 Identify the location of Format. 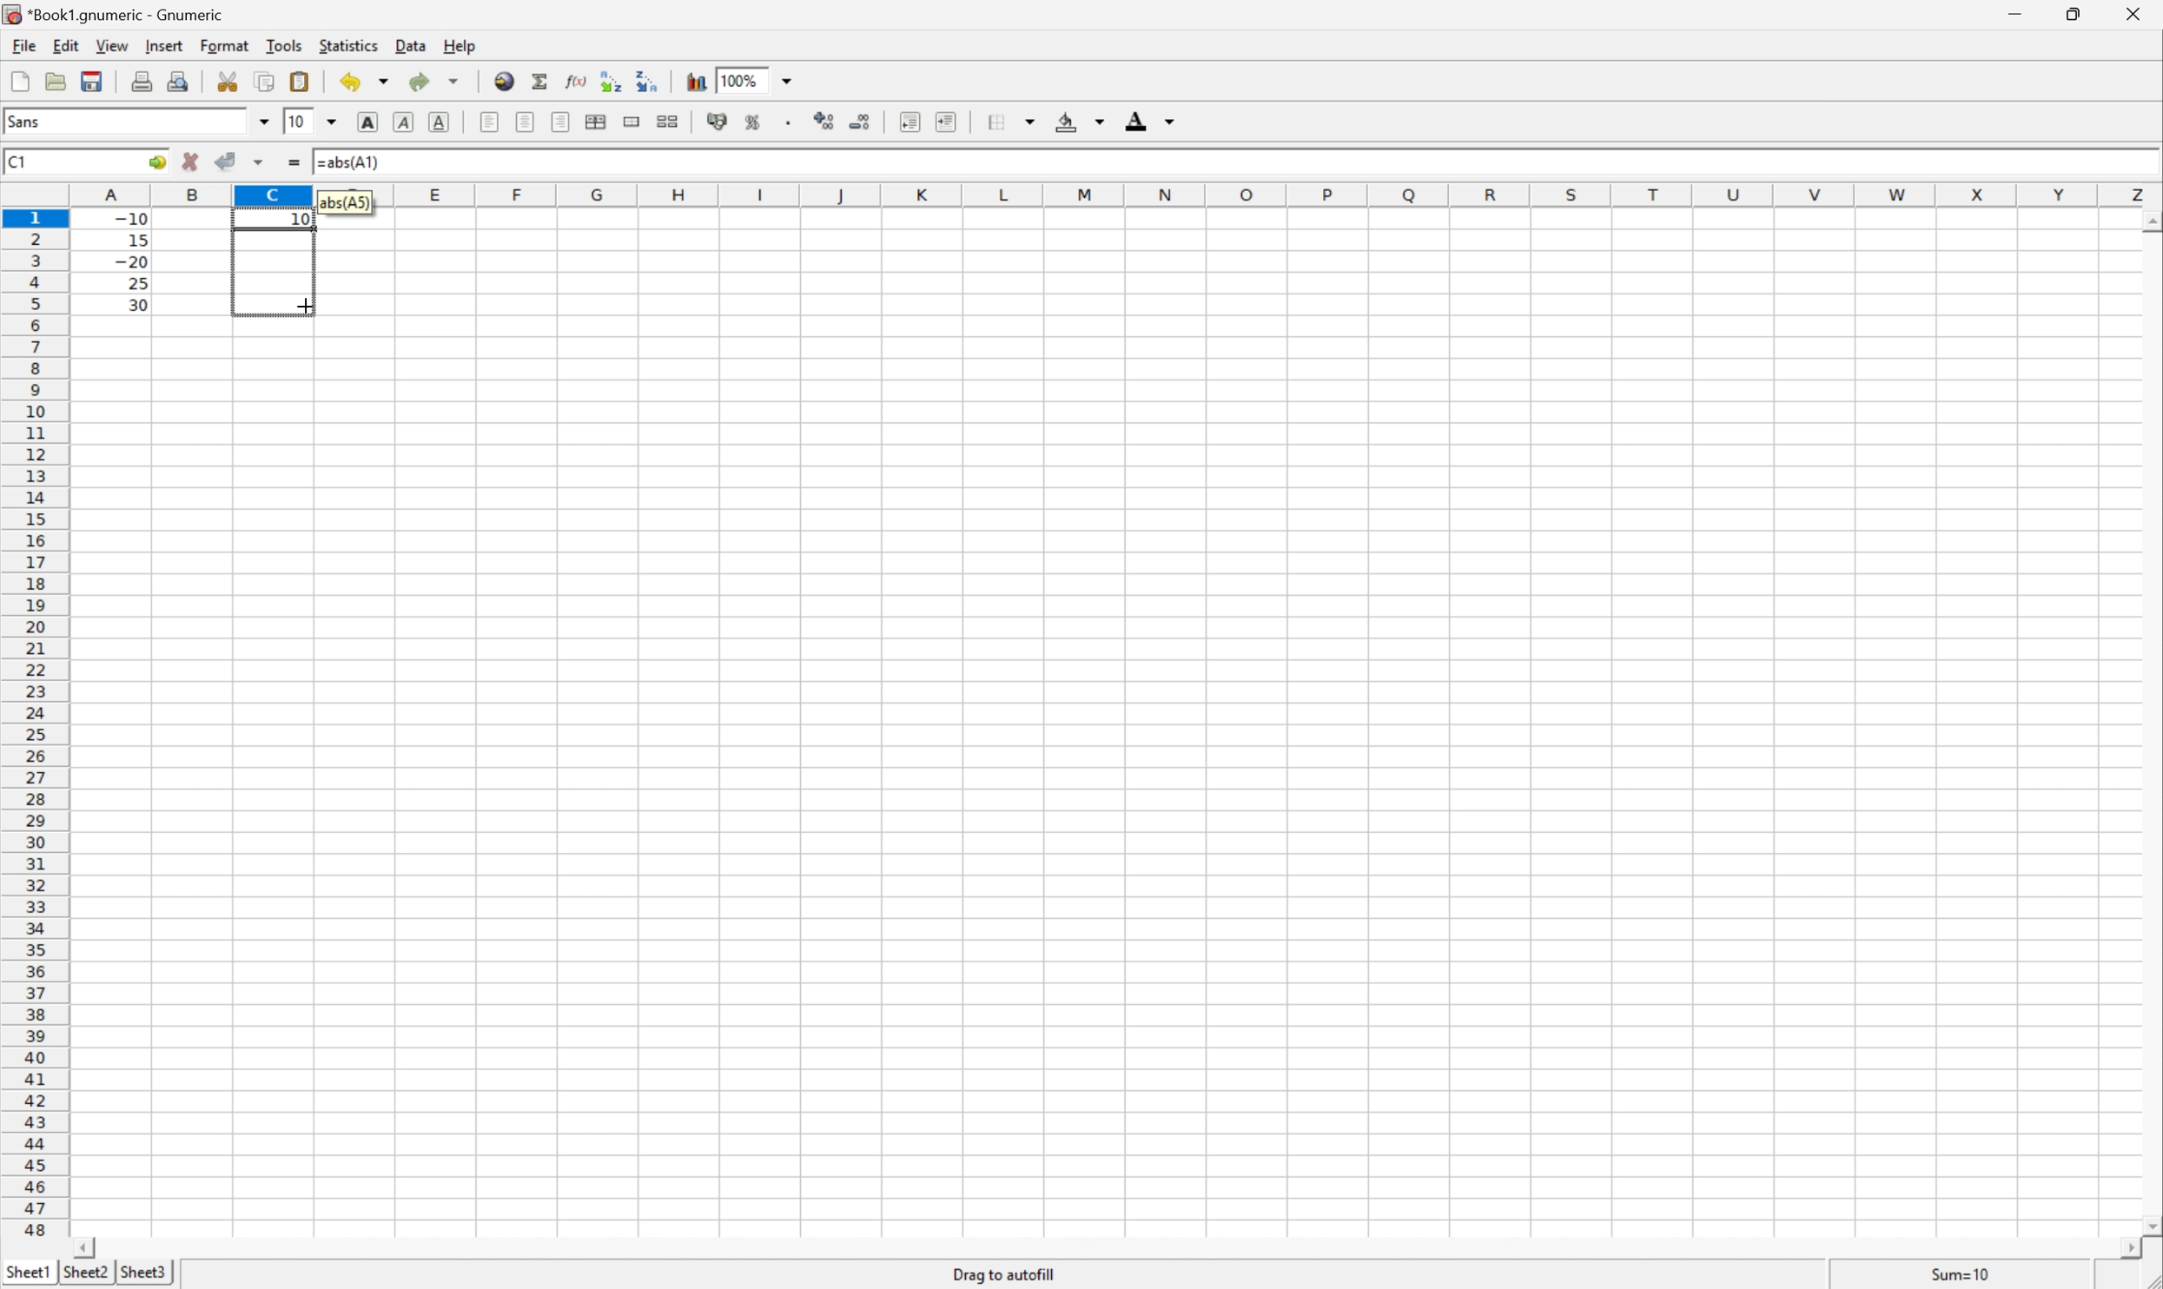
(228, 43).